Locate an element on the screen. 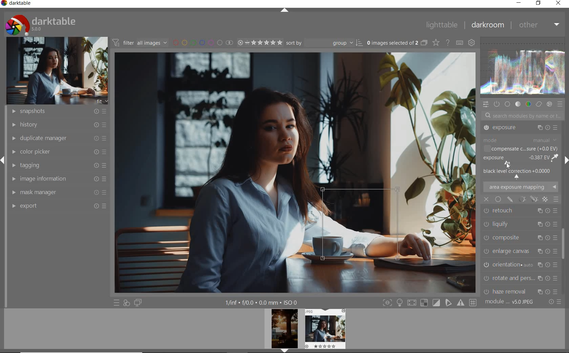 This screenshot has width=569, height=353. QUICK ACCESS PANEL is located at coordinates (485, 104).